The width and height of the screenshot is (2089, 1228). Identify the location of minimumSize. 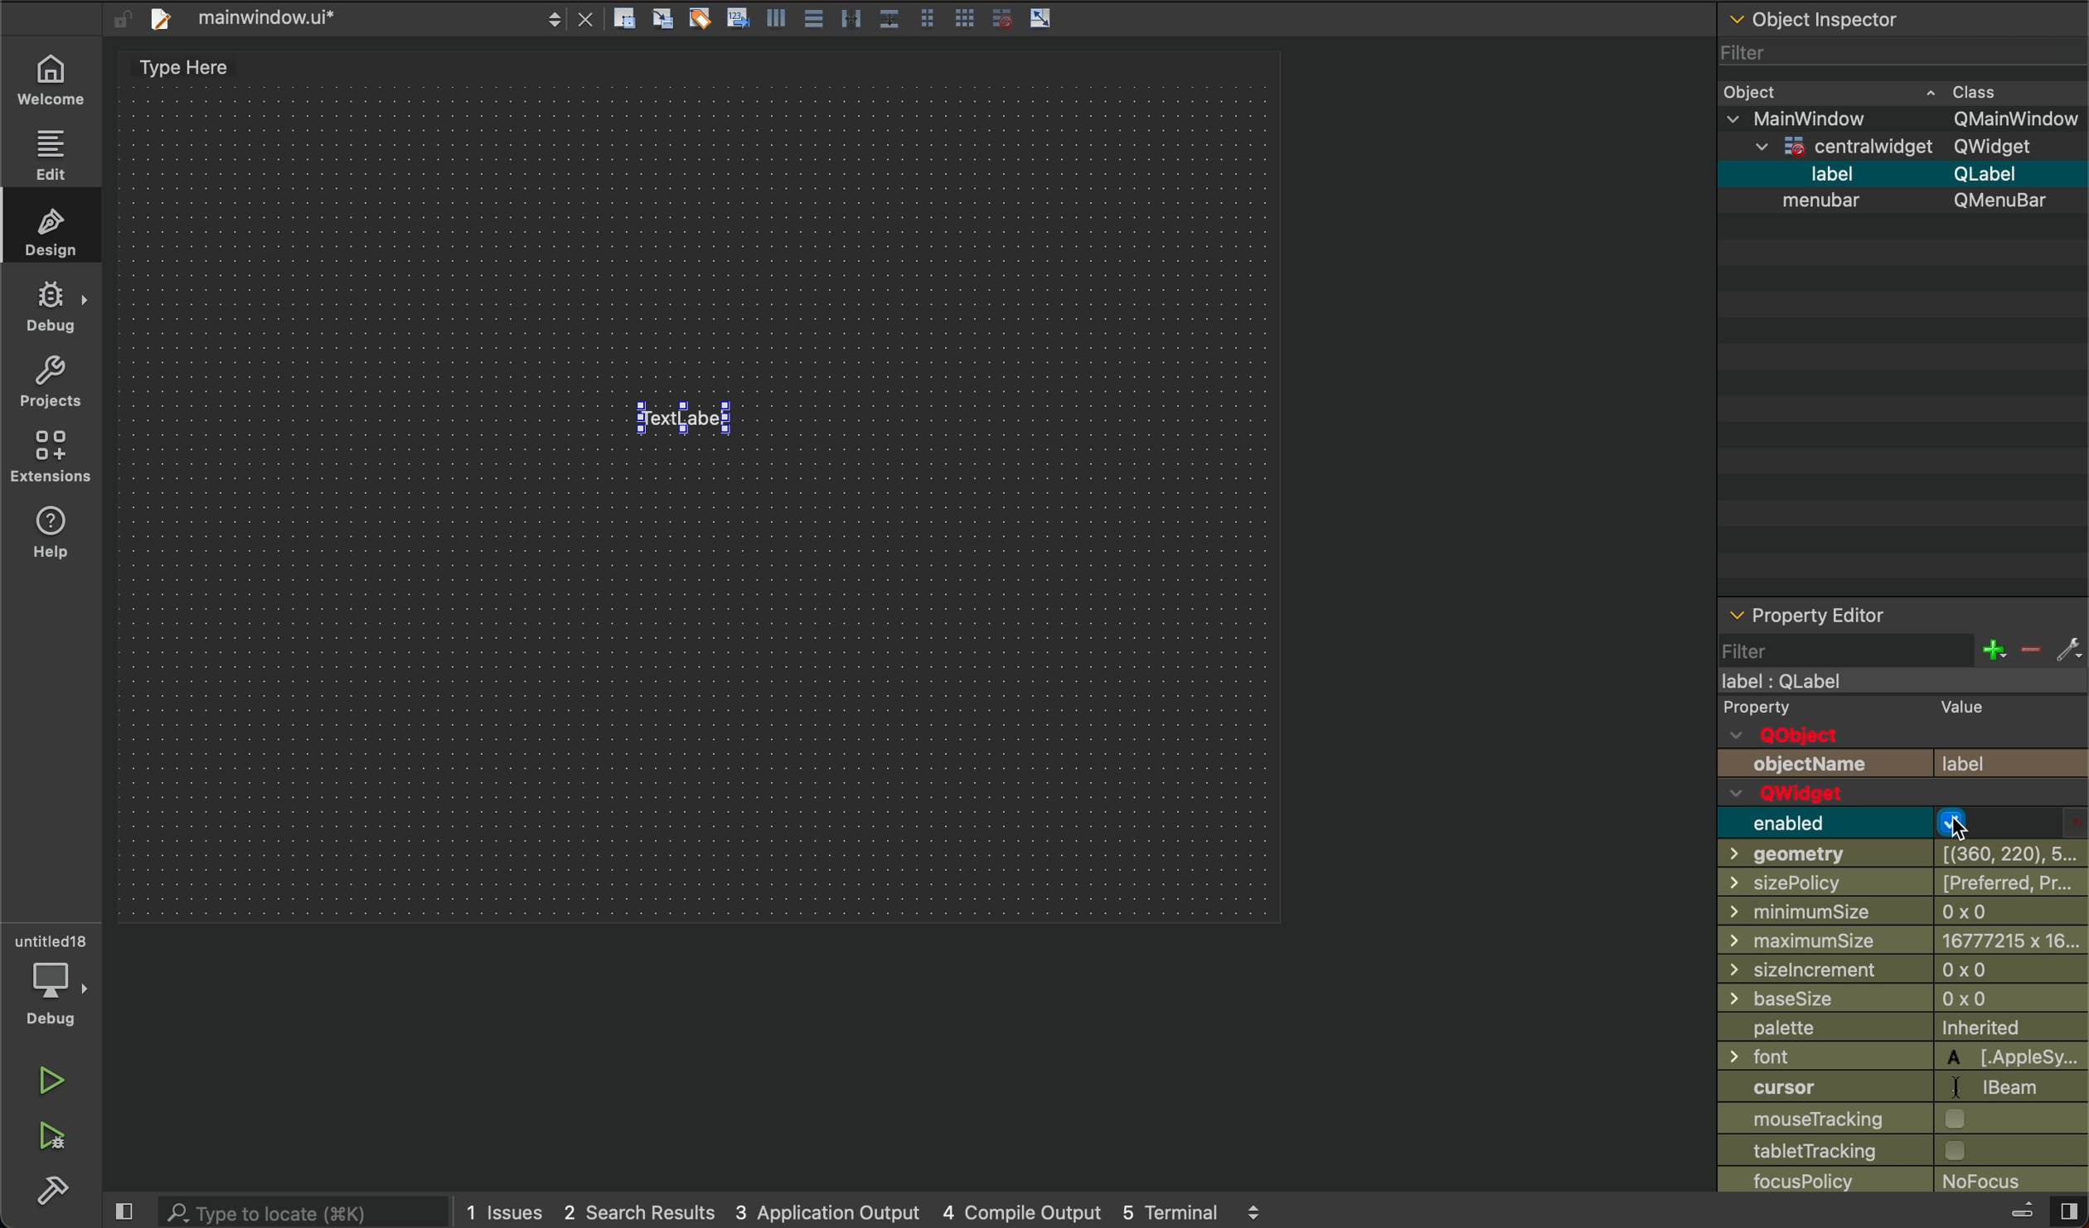
(1823, 911).